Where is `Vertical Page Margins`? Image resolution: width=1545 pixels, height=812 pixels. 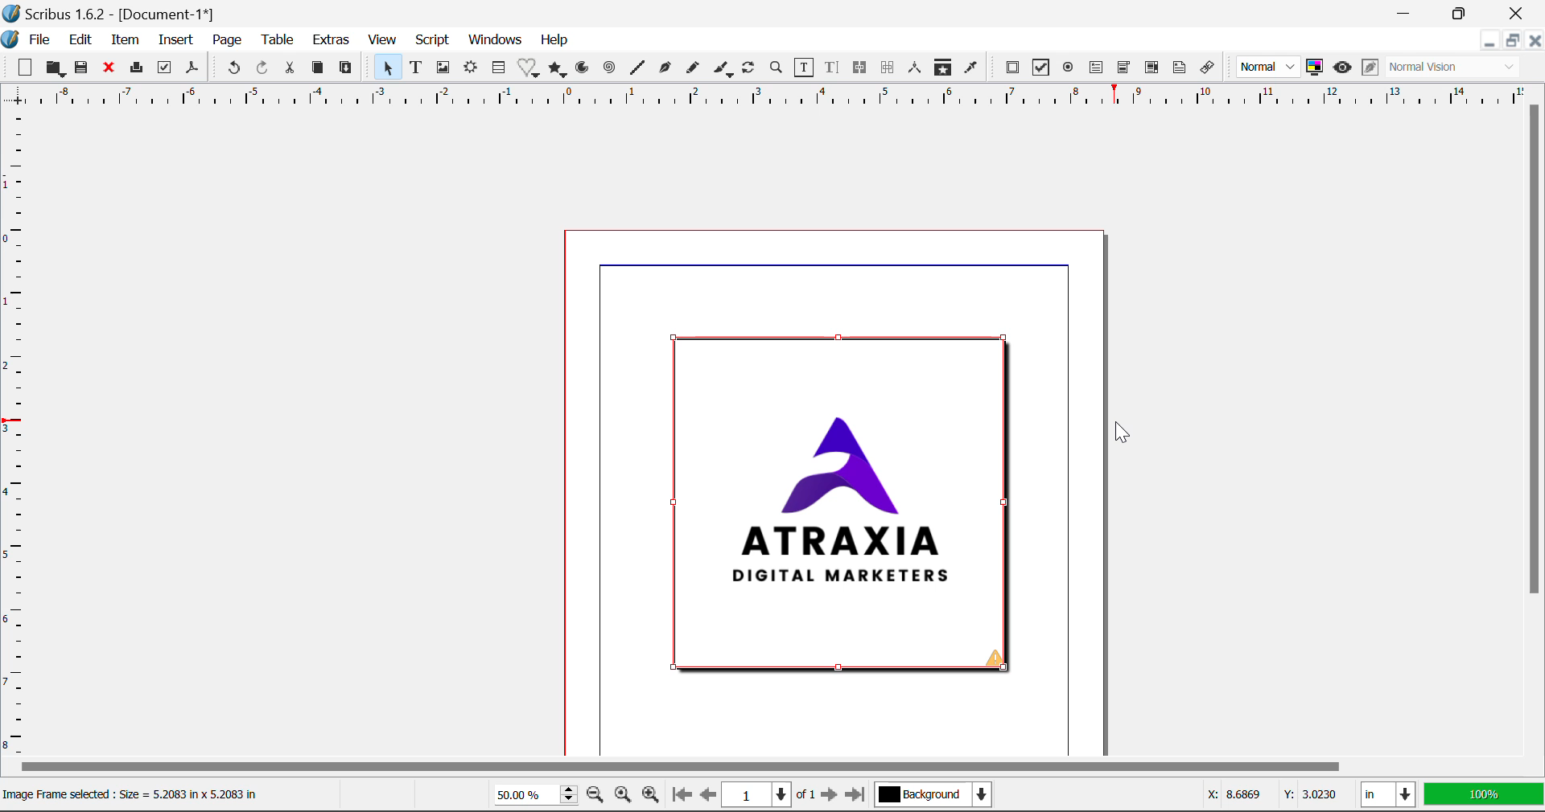
Vertical Page Margins is located at coordinates (764, 100).